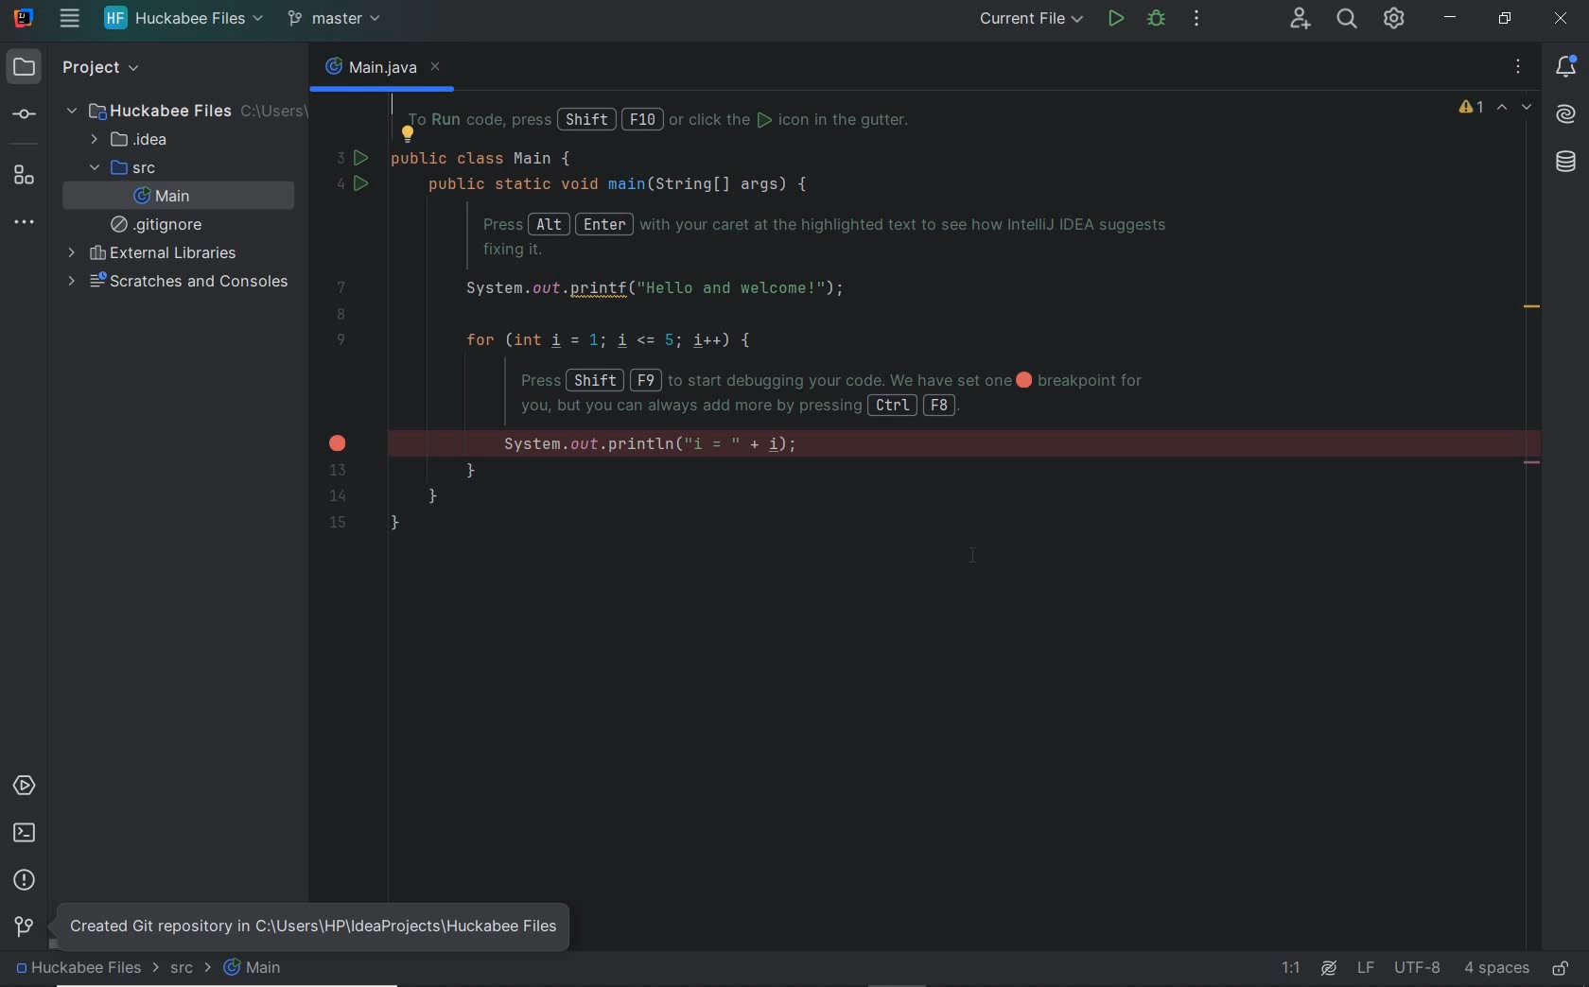 This screenshot has width=1589, height=987. Describe the element at coordinates (1116, 20) in the screenshot. I see `run` at that location.